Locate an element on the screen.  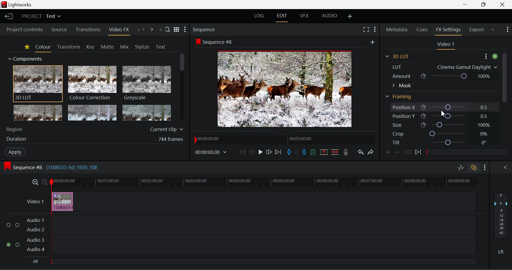
Effect duration is located at coordinates (94, 139).